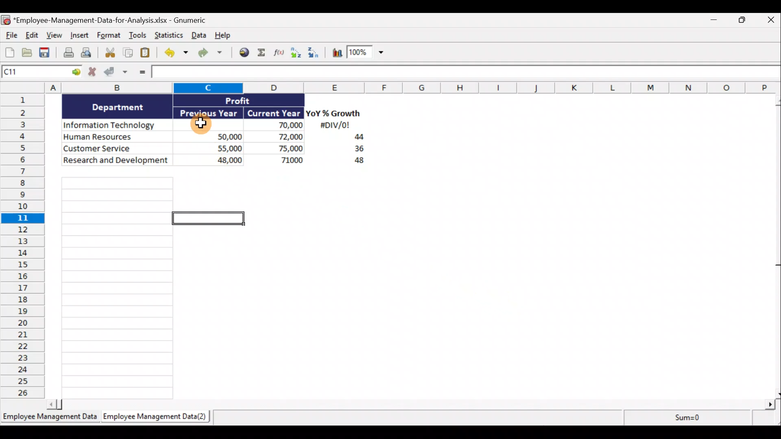 This screenshot has height=439, width=781. What do you see at coordinates (116, 161) in the screenshot?
I see `Research and development` at bounding box center [116, 161].